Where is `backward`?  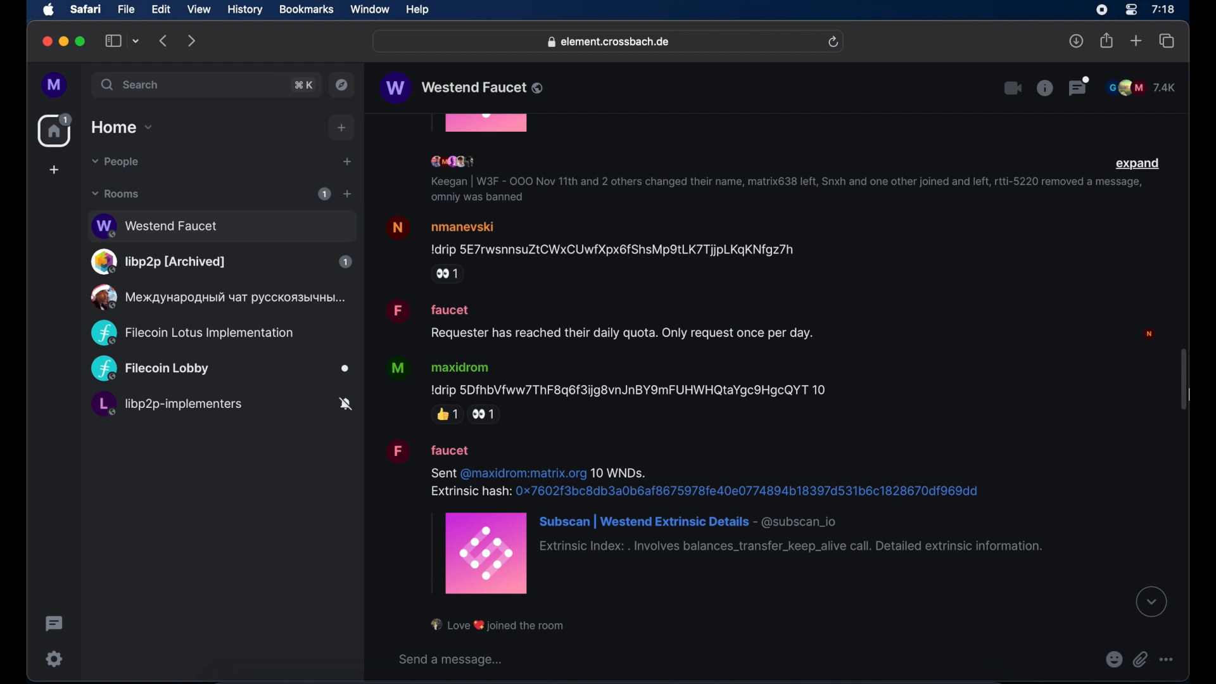 backward is located at coordinates (164, 41).